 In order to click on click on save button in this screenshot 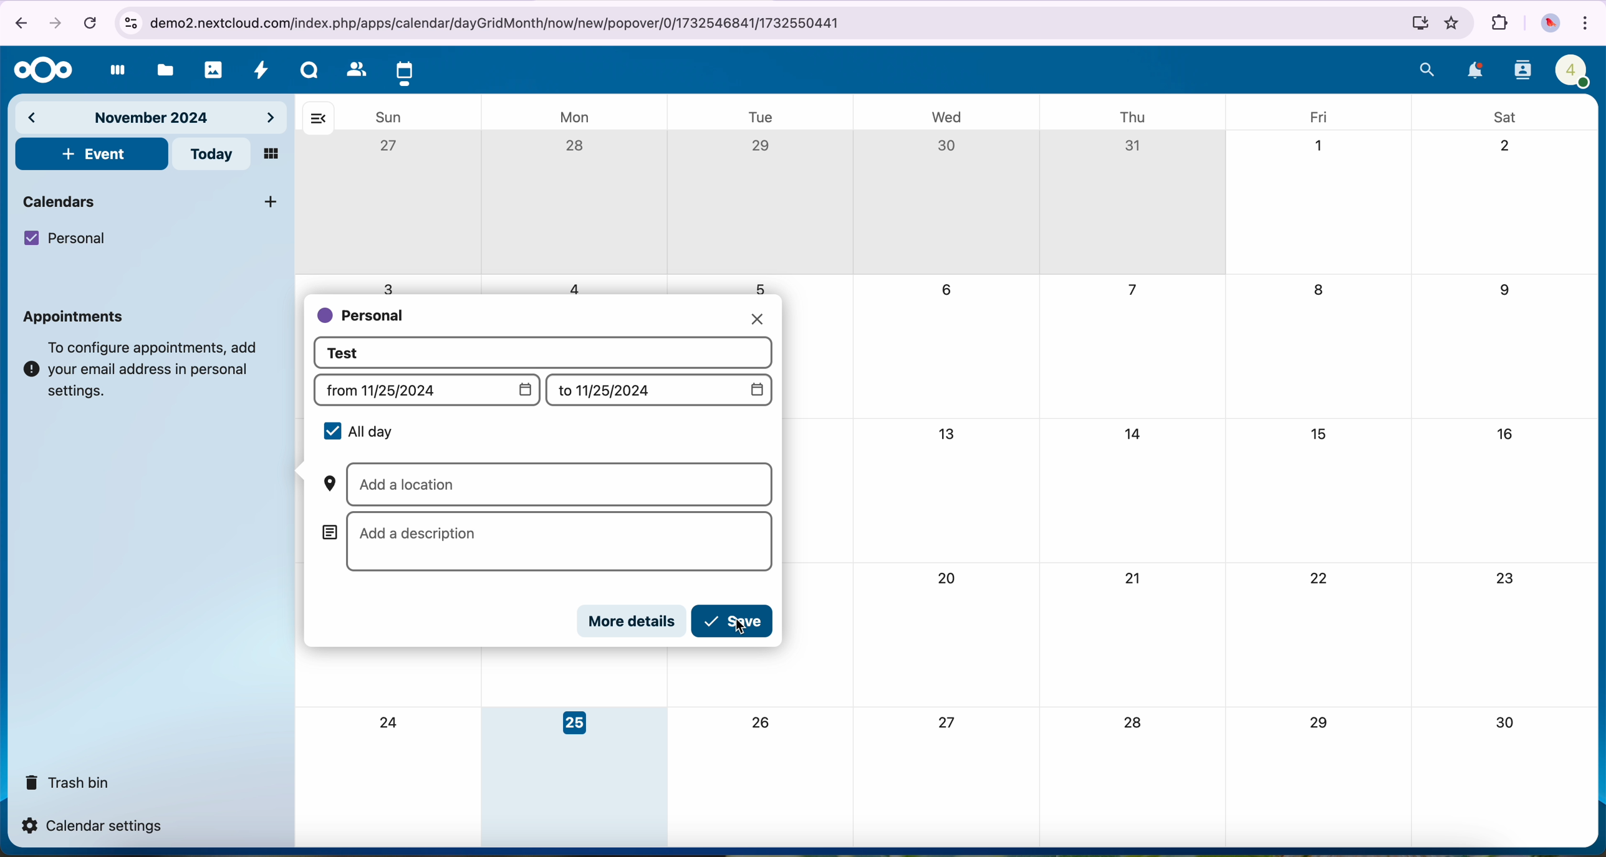, I will do `click(733, 621)`.